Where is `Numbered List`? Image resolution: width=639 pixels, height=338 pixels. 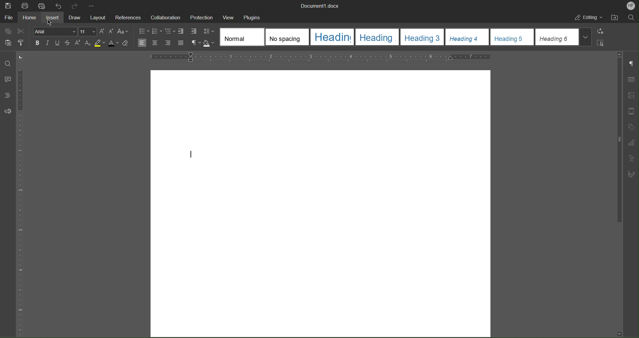 Numbered List is located at coordinates (157, 31).